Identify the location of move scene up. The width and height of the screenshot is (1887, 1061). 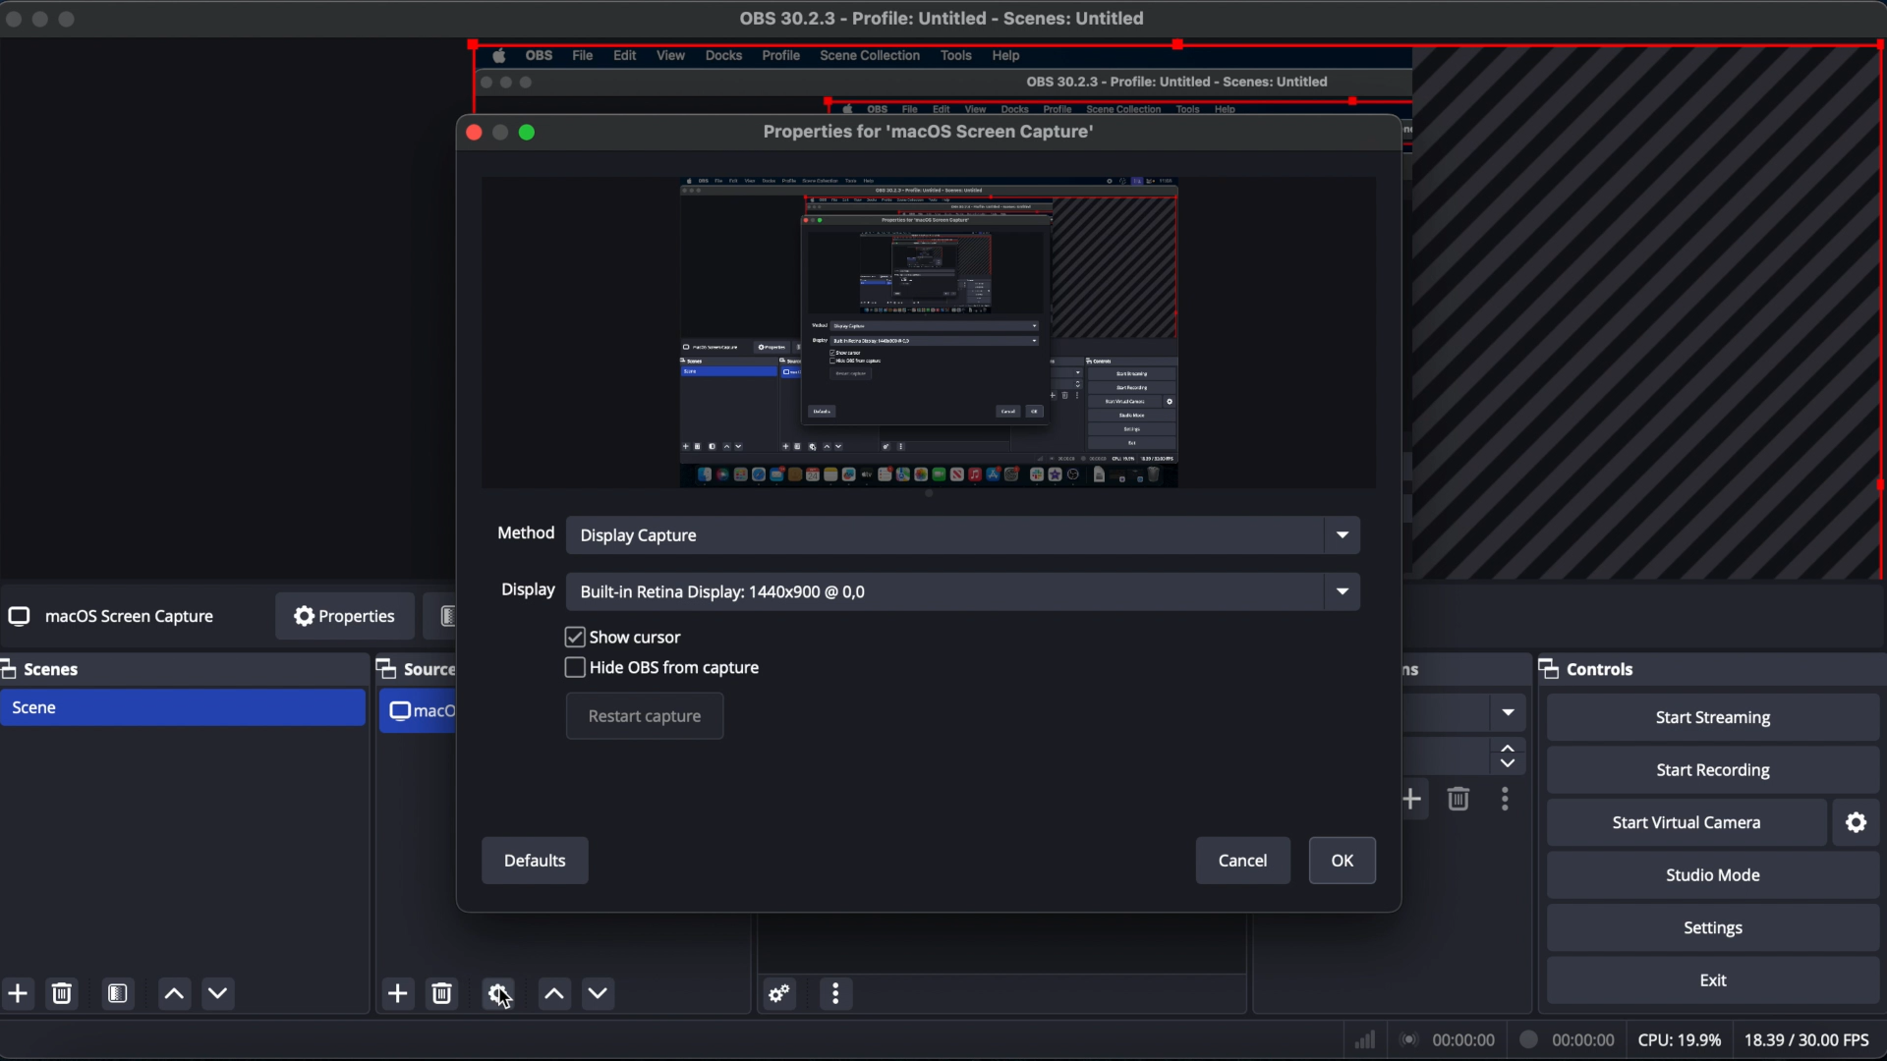
(173, 993).